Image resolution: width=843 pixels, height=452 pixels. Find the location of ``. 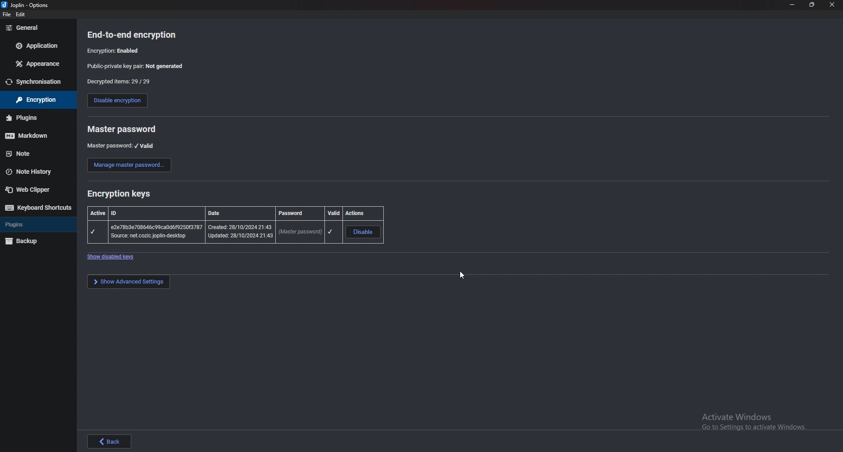

 is located at coordinates (113, 257).